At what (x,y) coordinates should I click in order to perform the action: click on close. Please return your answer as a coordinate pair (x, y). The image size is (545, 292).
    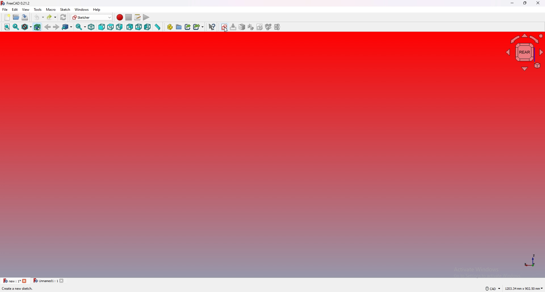
    Looking at the image, I should click on (538, 3).